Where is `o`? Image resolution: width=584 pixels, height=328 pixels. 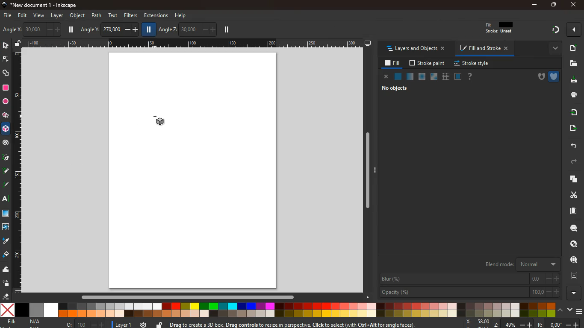 o is located at coordinates (84, 324).